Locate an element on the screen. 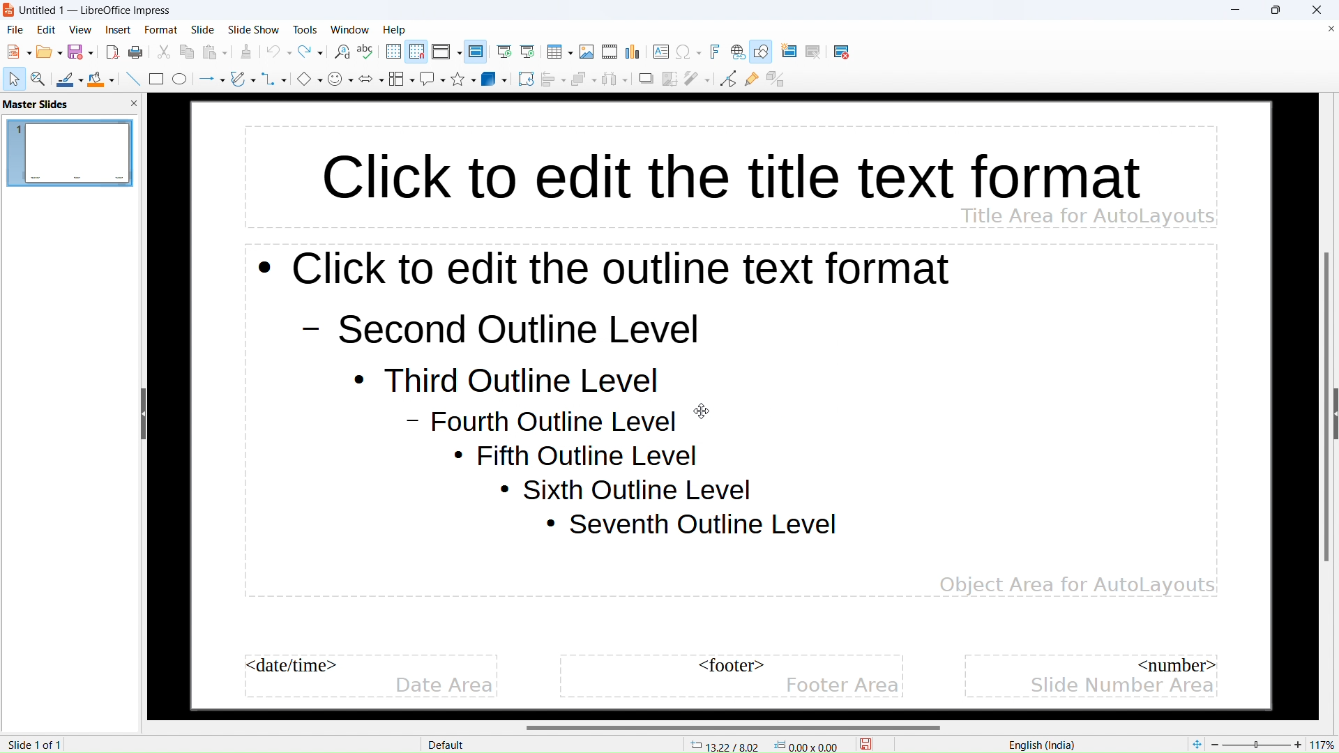 The image size is (1339, 753). dimensions is located at coordinates (807, 745).